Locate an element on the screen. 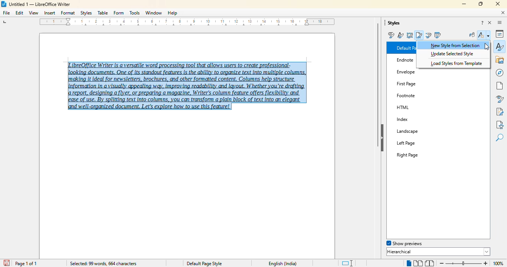 The image size is (507, 267).  Endnote is located at coordinates (405, 60).